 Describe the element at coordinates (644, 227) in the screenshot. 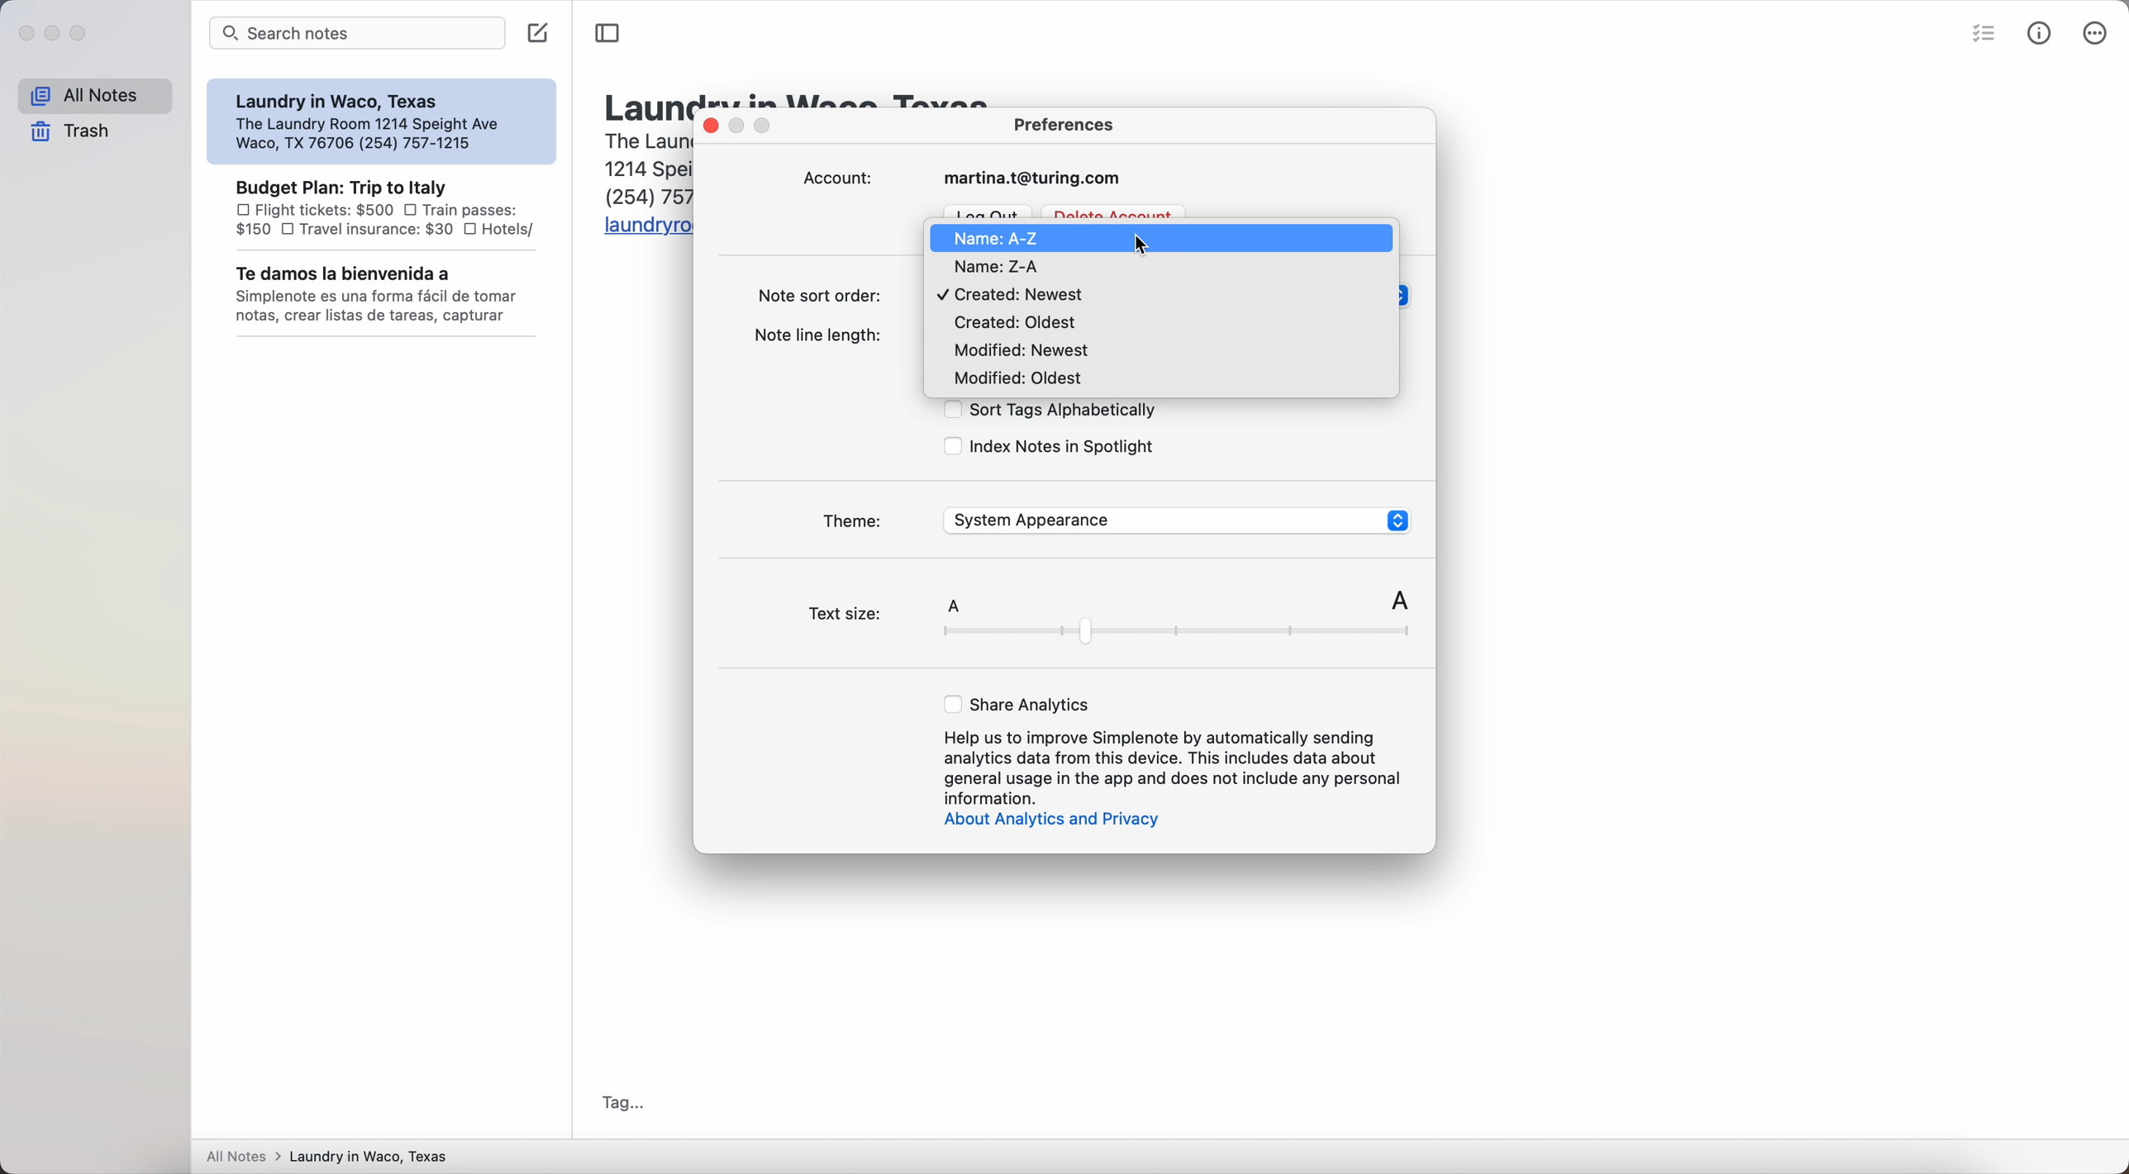

I see `URL: laundryroomwaco.com` at that location.